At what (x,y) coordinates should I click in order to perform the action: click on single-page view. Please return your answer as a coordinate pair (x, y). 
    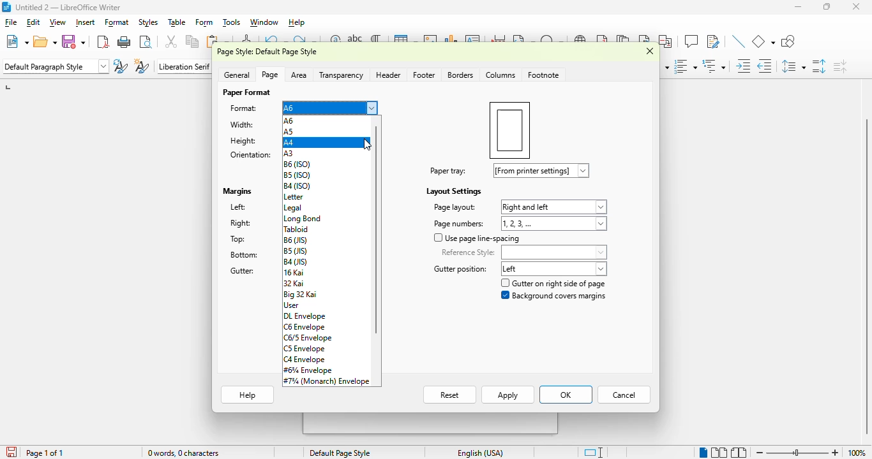
    Looking at the image, I should click on (703, 453).